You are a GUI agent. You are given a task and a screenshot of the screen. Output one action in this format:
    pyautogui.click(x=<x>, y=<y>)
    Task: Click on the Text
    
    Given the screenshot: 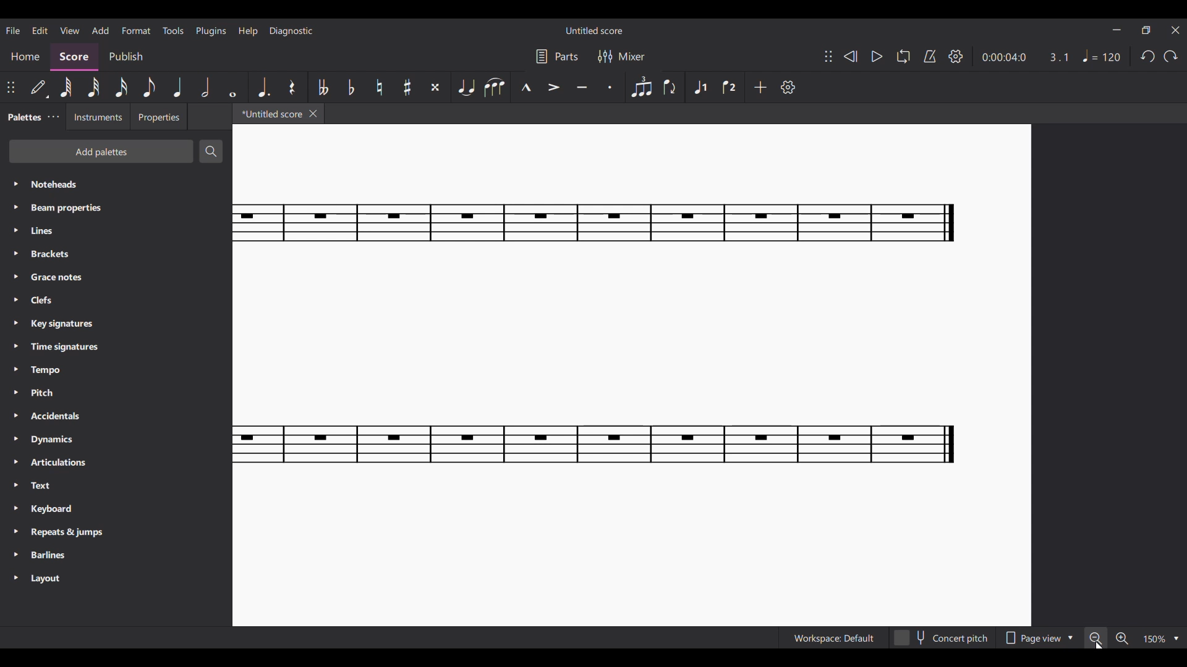 What is the action you would take?
    pyautogui.click(x=116, y=485)
    